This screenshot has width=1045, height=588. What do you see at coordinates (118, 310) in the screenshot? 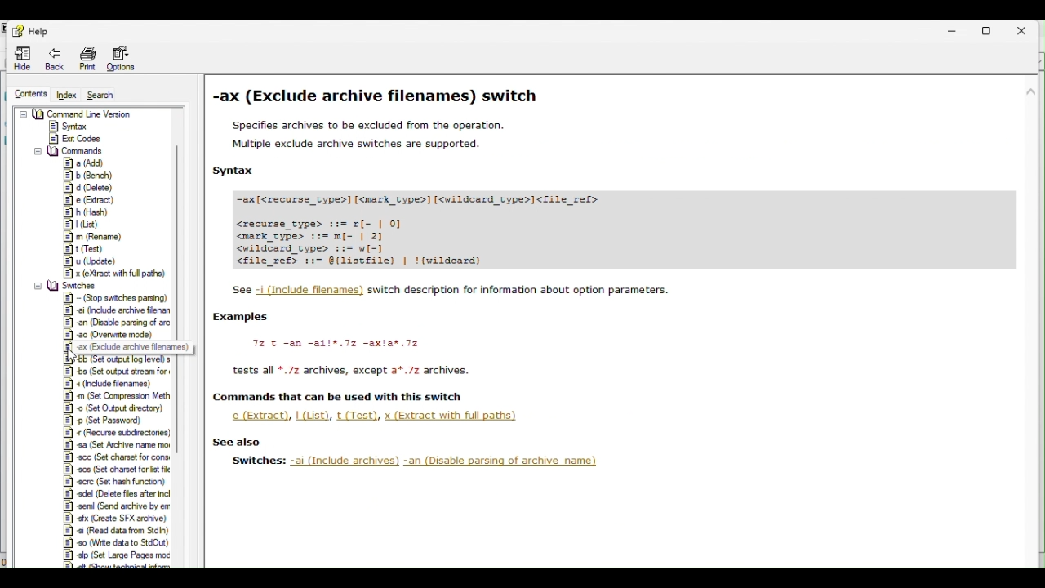
I see `|#] ai (include archive filenan` at bounding box center [118, 310].